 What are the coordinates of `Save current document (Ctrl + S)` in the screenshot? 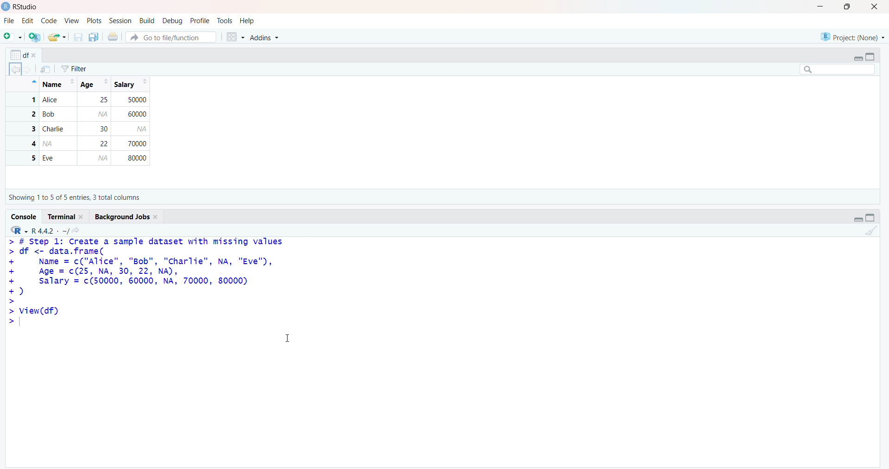 It's located at (77, 37).